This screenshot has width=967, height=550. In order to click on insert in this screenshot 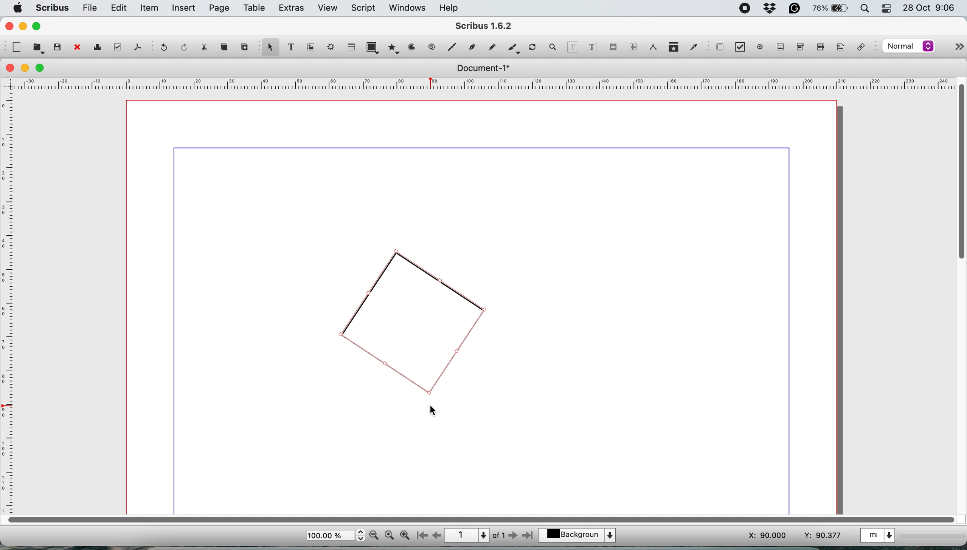, I will do `click(185, 8)`.